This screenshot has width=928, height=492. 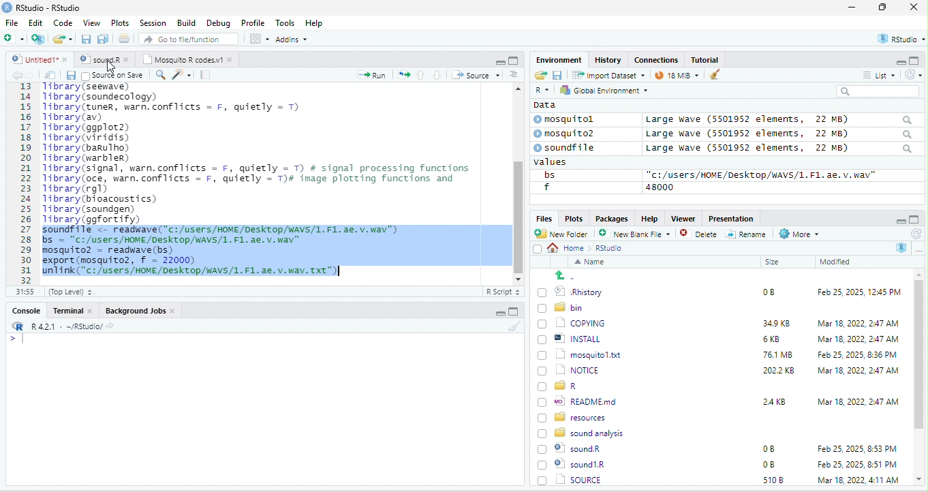 What do you see at coordinates (911, 74) in the screenshot?
I see `refresh` at bounding box center [911, 74].